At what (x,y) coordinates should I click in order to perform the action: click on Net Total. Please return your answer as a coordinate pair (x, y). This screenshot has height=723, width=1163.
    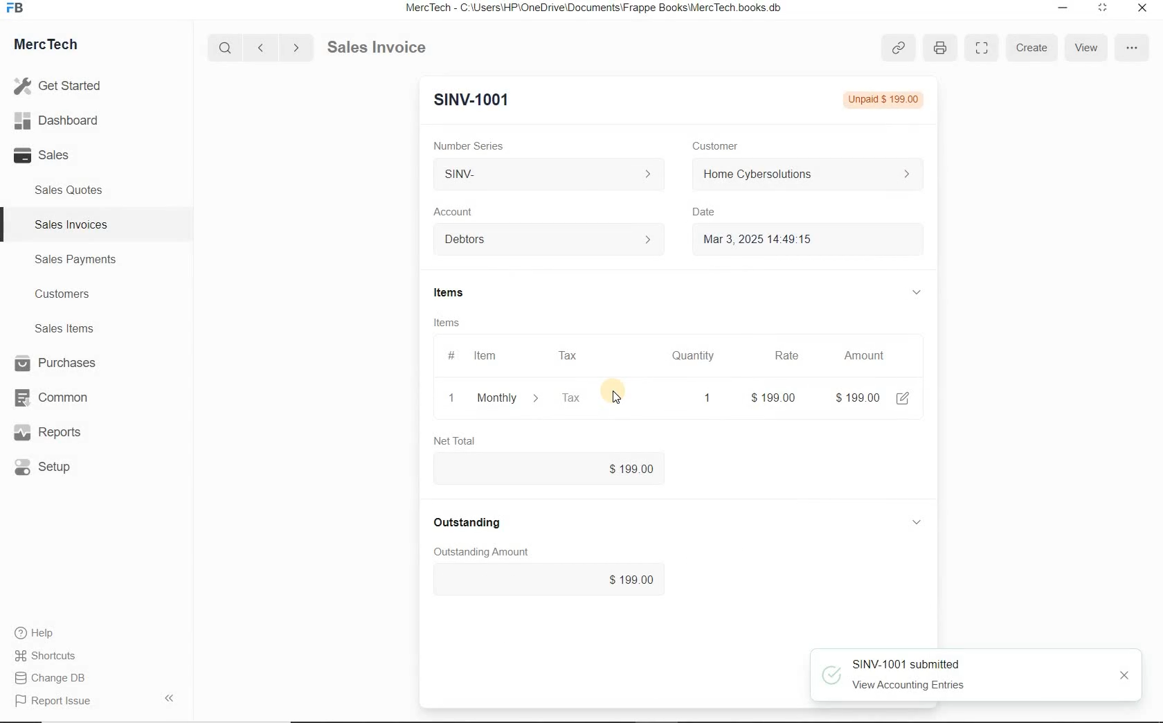
    Looking at the image, I should click on (456, 441).